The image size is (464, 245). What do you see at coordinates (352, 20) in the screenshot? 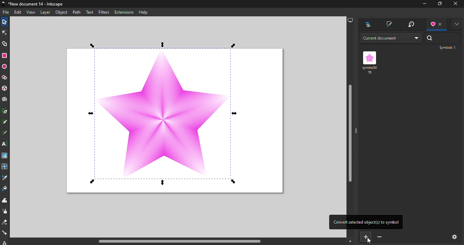
I see `Display options` at bounding box center [352, 20].